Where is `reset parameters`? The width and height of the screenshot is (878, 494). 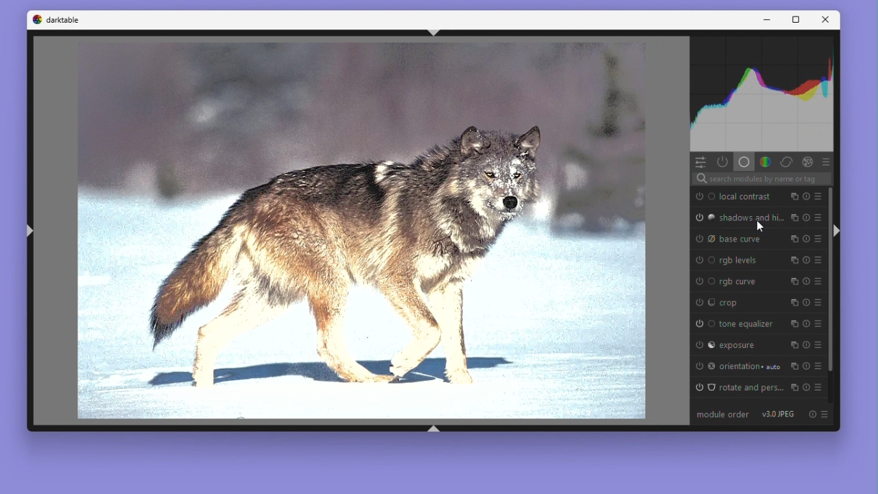 reset parameters is located at coordinates (807, 365).